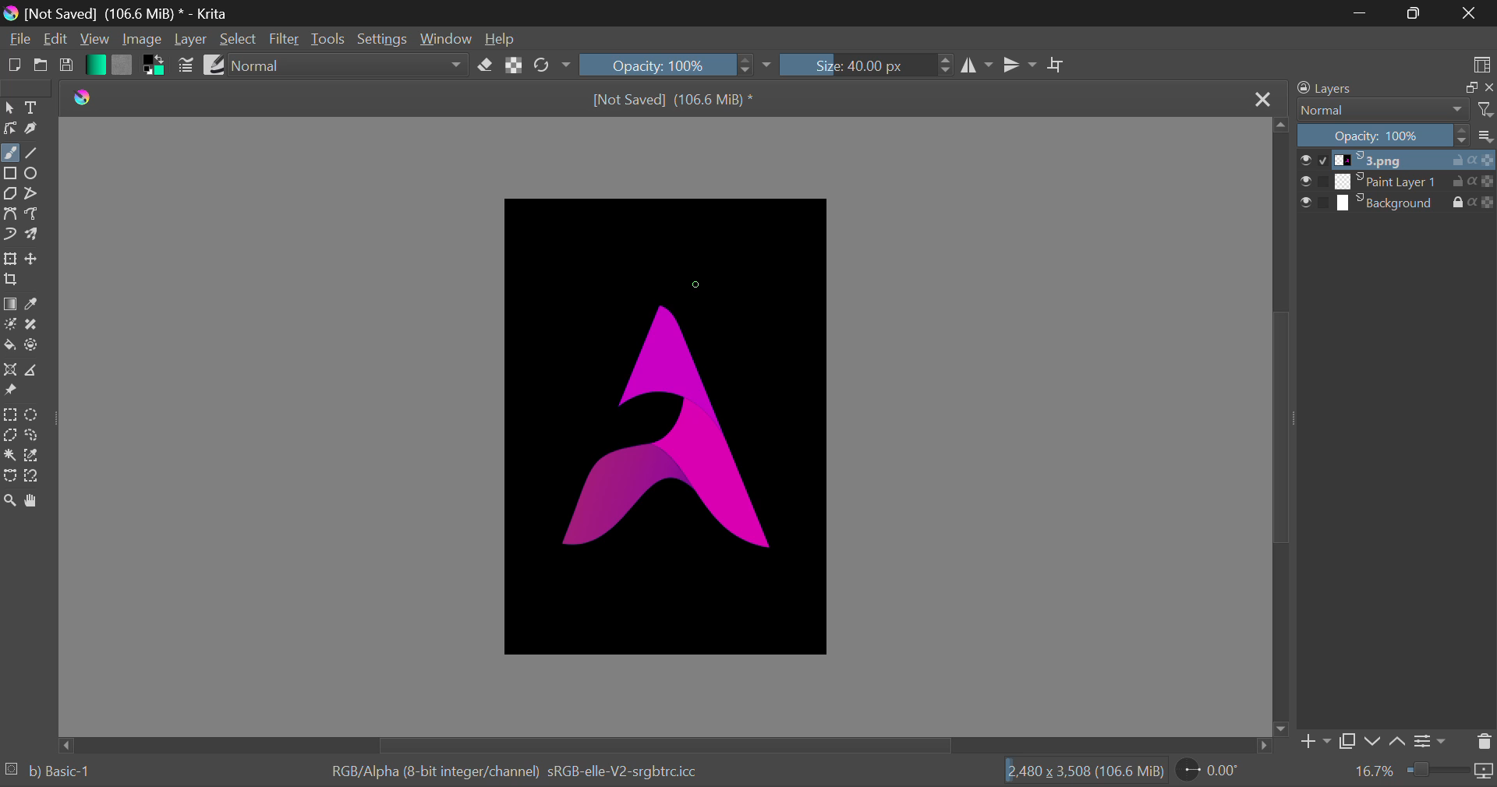 Image resolution: width=1497 pixels, height=787 pixels. I want to click on Move Layer, so click(36, 260).